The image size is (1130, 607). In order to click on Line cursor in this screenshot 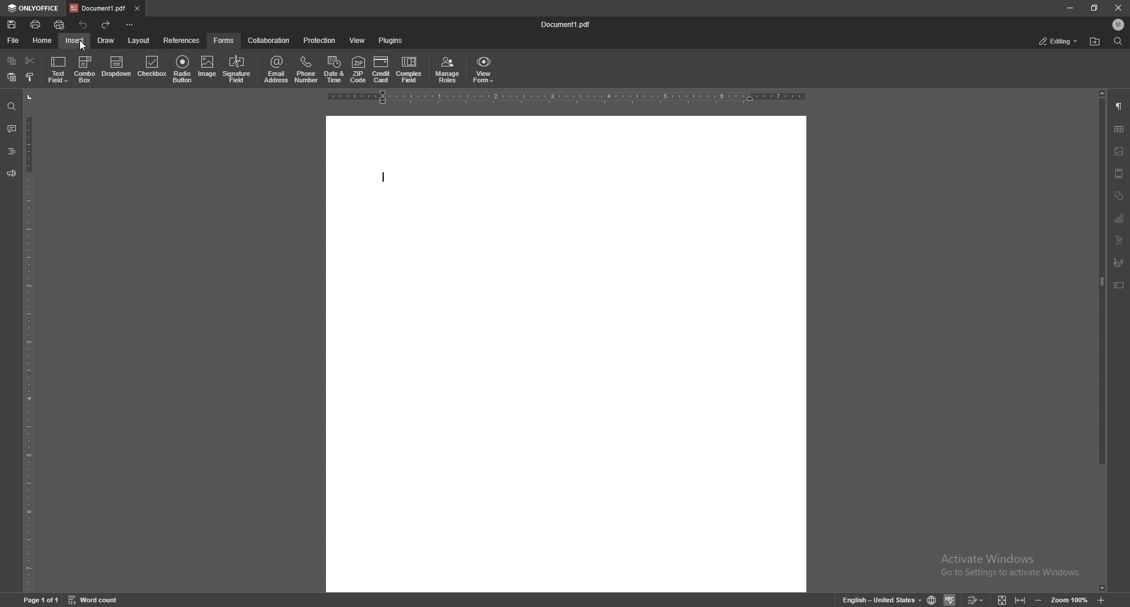, I will do `click(385, 177)`.